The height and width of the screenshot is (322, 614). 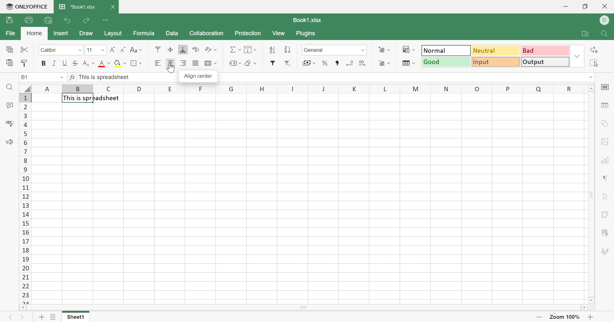 I want to click on Select all, so click(x=593, y=64).